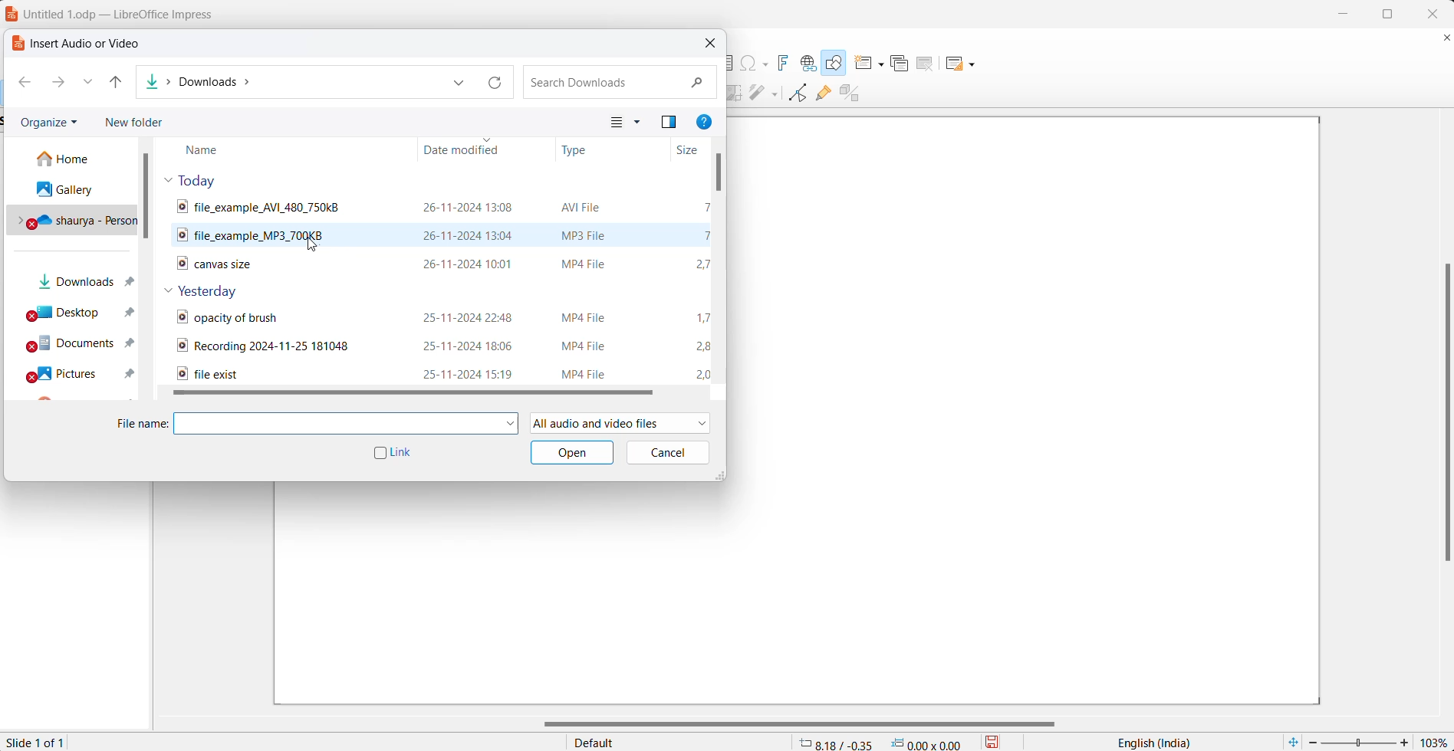 The width and height of the screenshot is (1454, 751). I want to click on filter options, so click(775, 96).